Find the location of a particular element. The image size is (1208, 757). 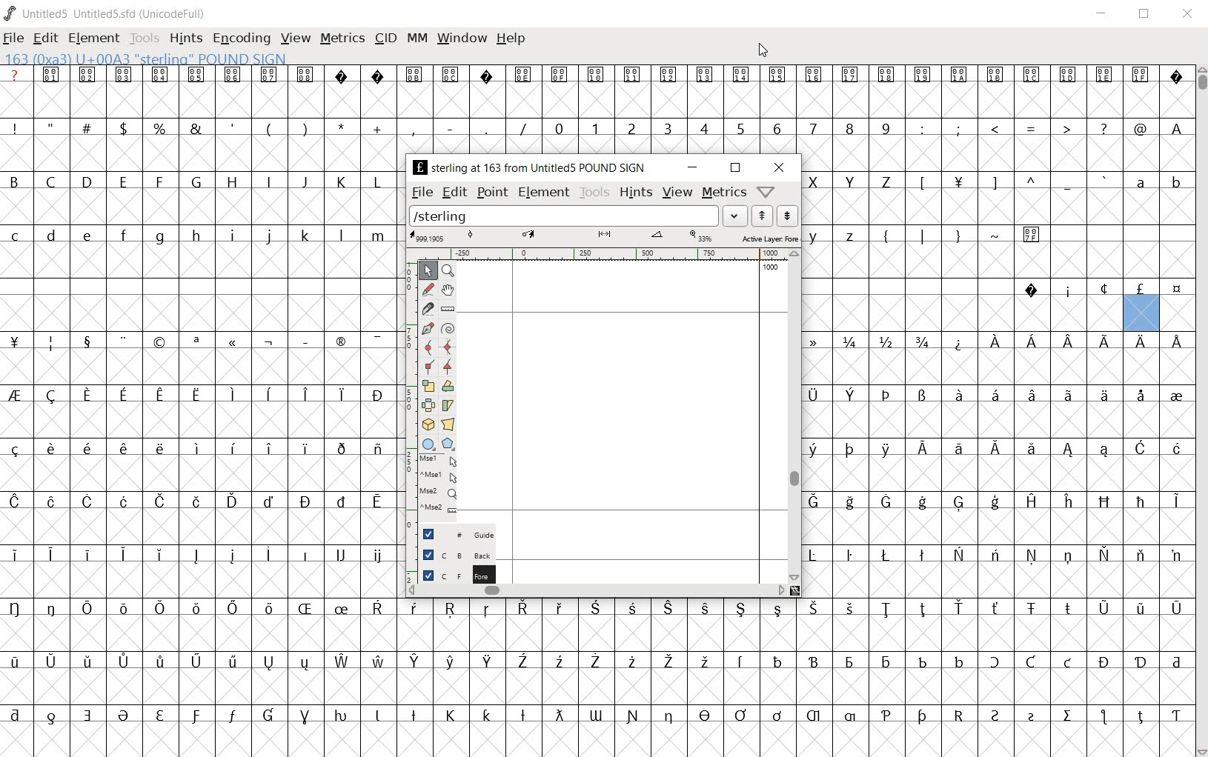

Symbol is located at coordinates (958, 504).